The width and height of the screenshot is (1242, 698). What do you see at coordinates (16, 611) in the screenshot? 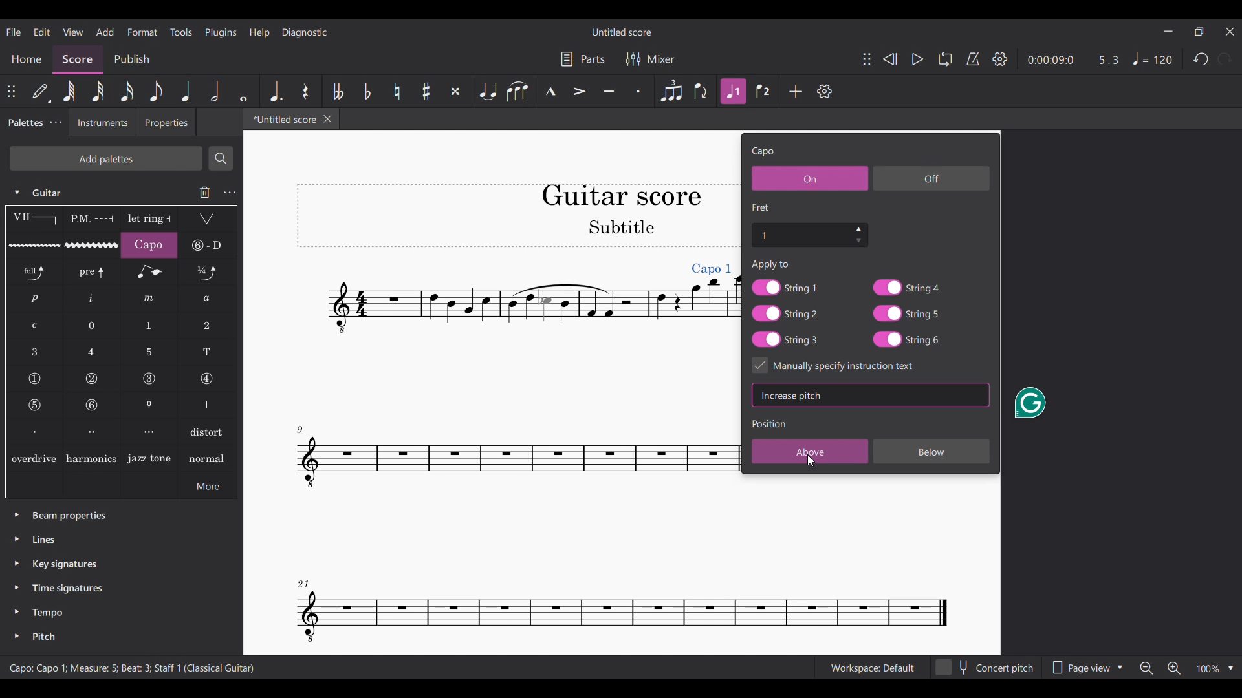
I see `Click to expand tempo palette` at bounding box center [16, 611].